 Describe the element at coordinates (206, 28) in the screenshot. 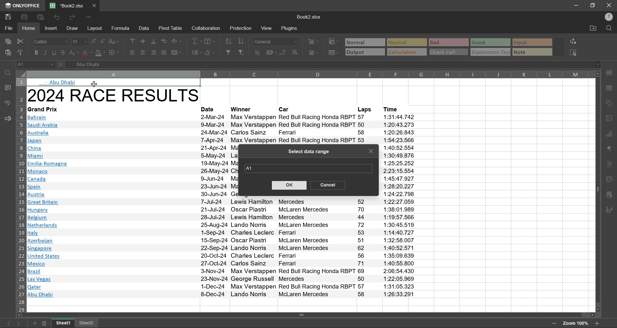

I see `collaboration` at that location.